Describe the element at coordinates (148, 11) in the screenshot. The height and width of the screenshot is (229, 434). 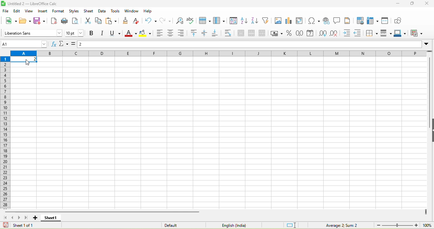
I see `help` at that location.